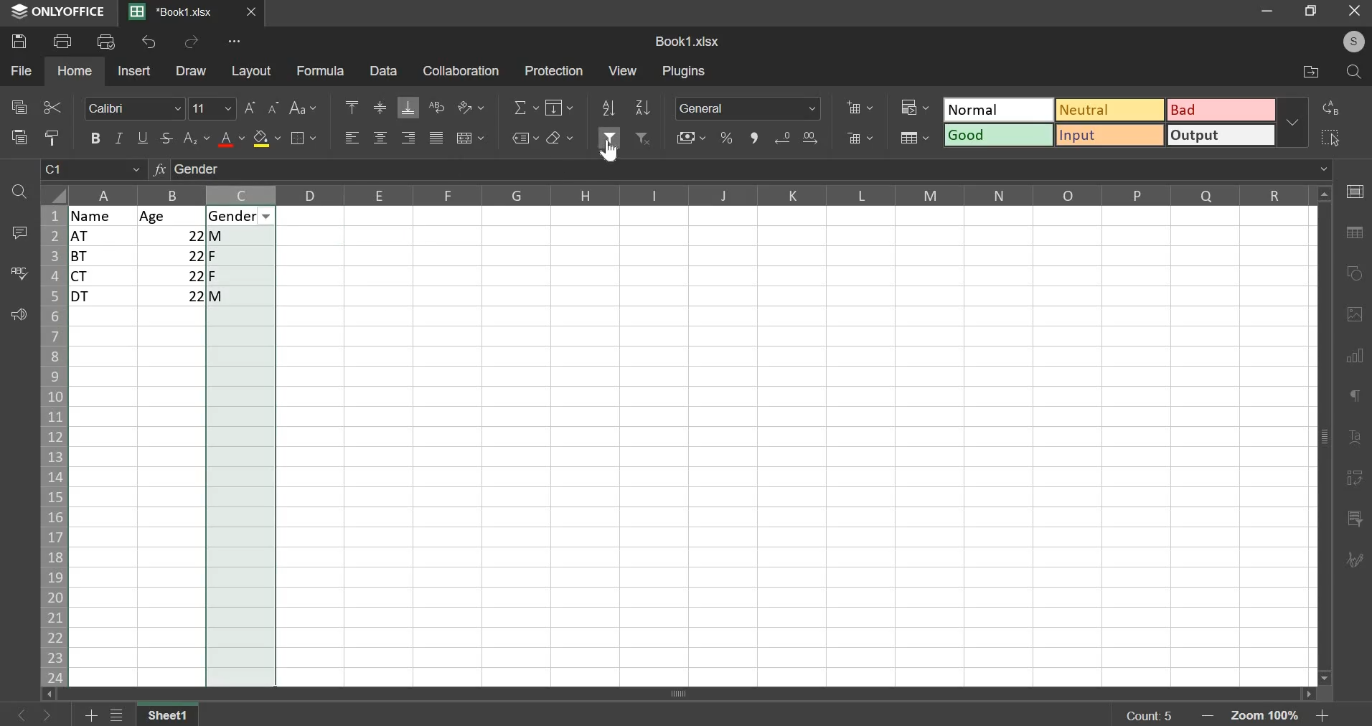 The height and width of the screenshot is (726, 1372). Describe the element at coordinates (1352, 316) in the screenshot. I see `image or video` at that location.